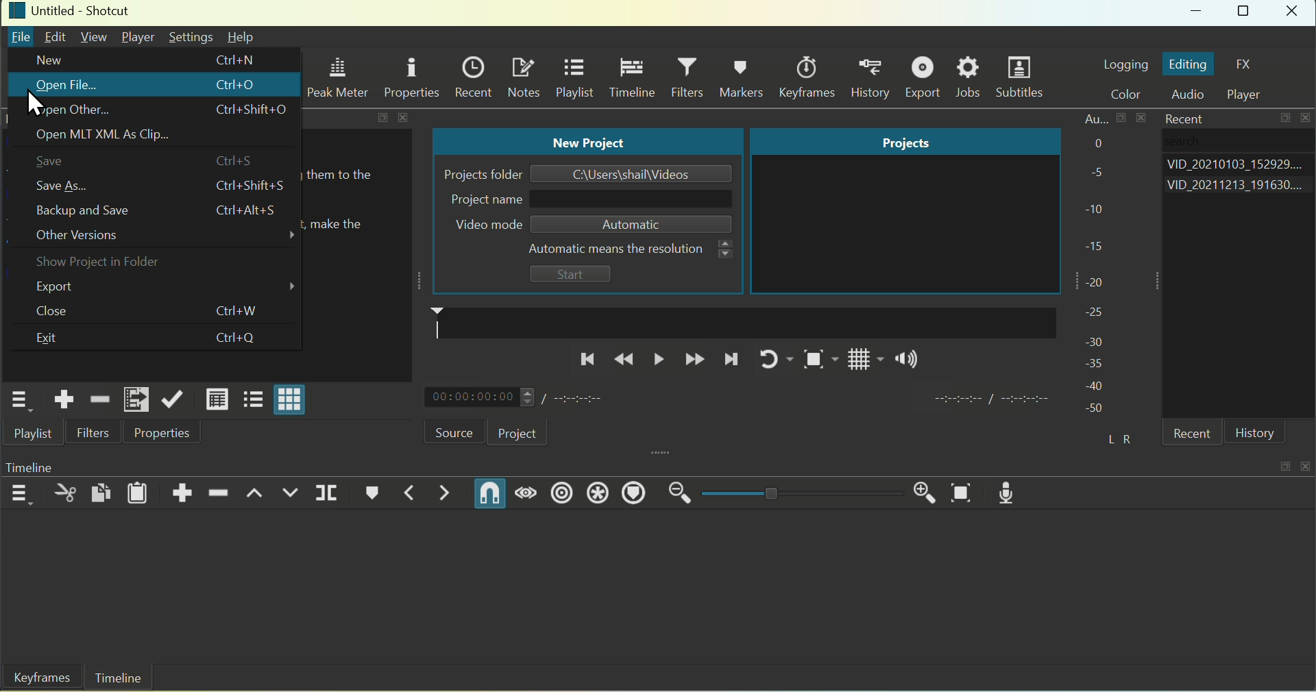 The height and width of the screenshot is (692, 1316). I want to click on Marker, so click(368, 495).